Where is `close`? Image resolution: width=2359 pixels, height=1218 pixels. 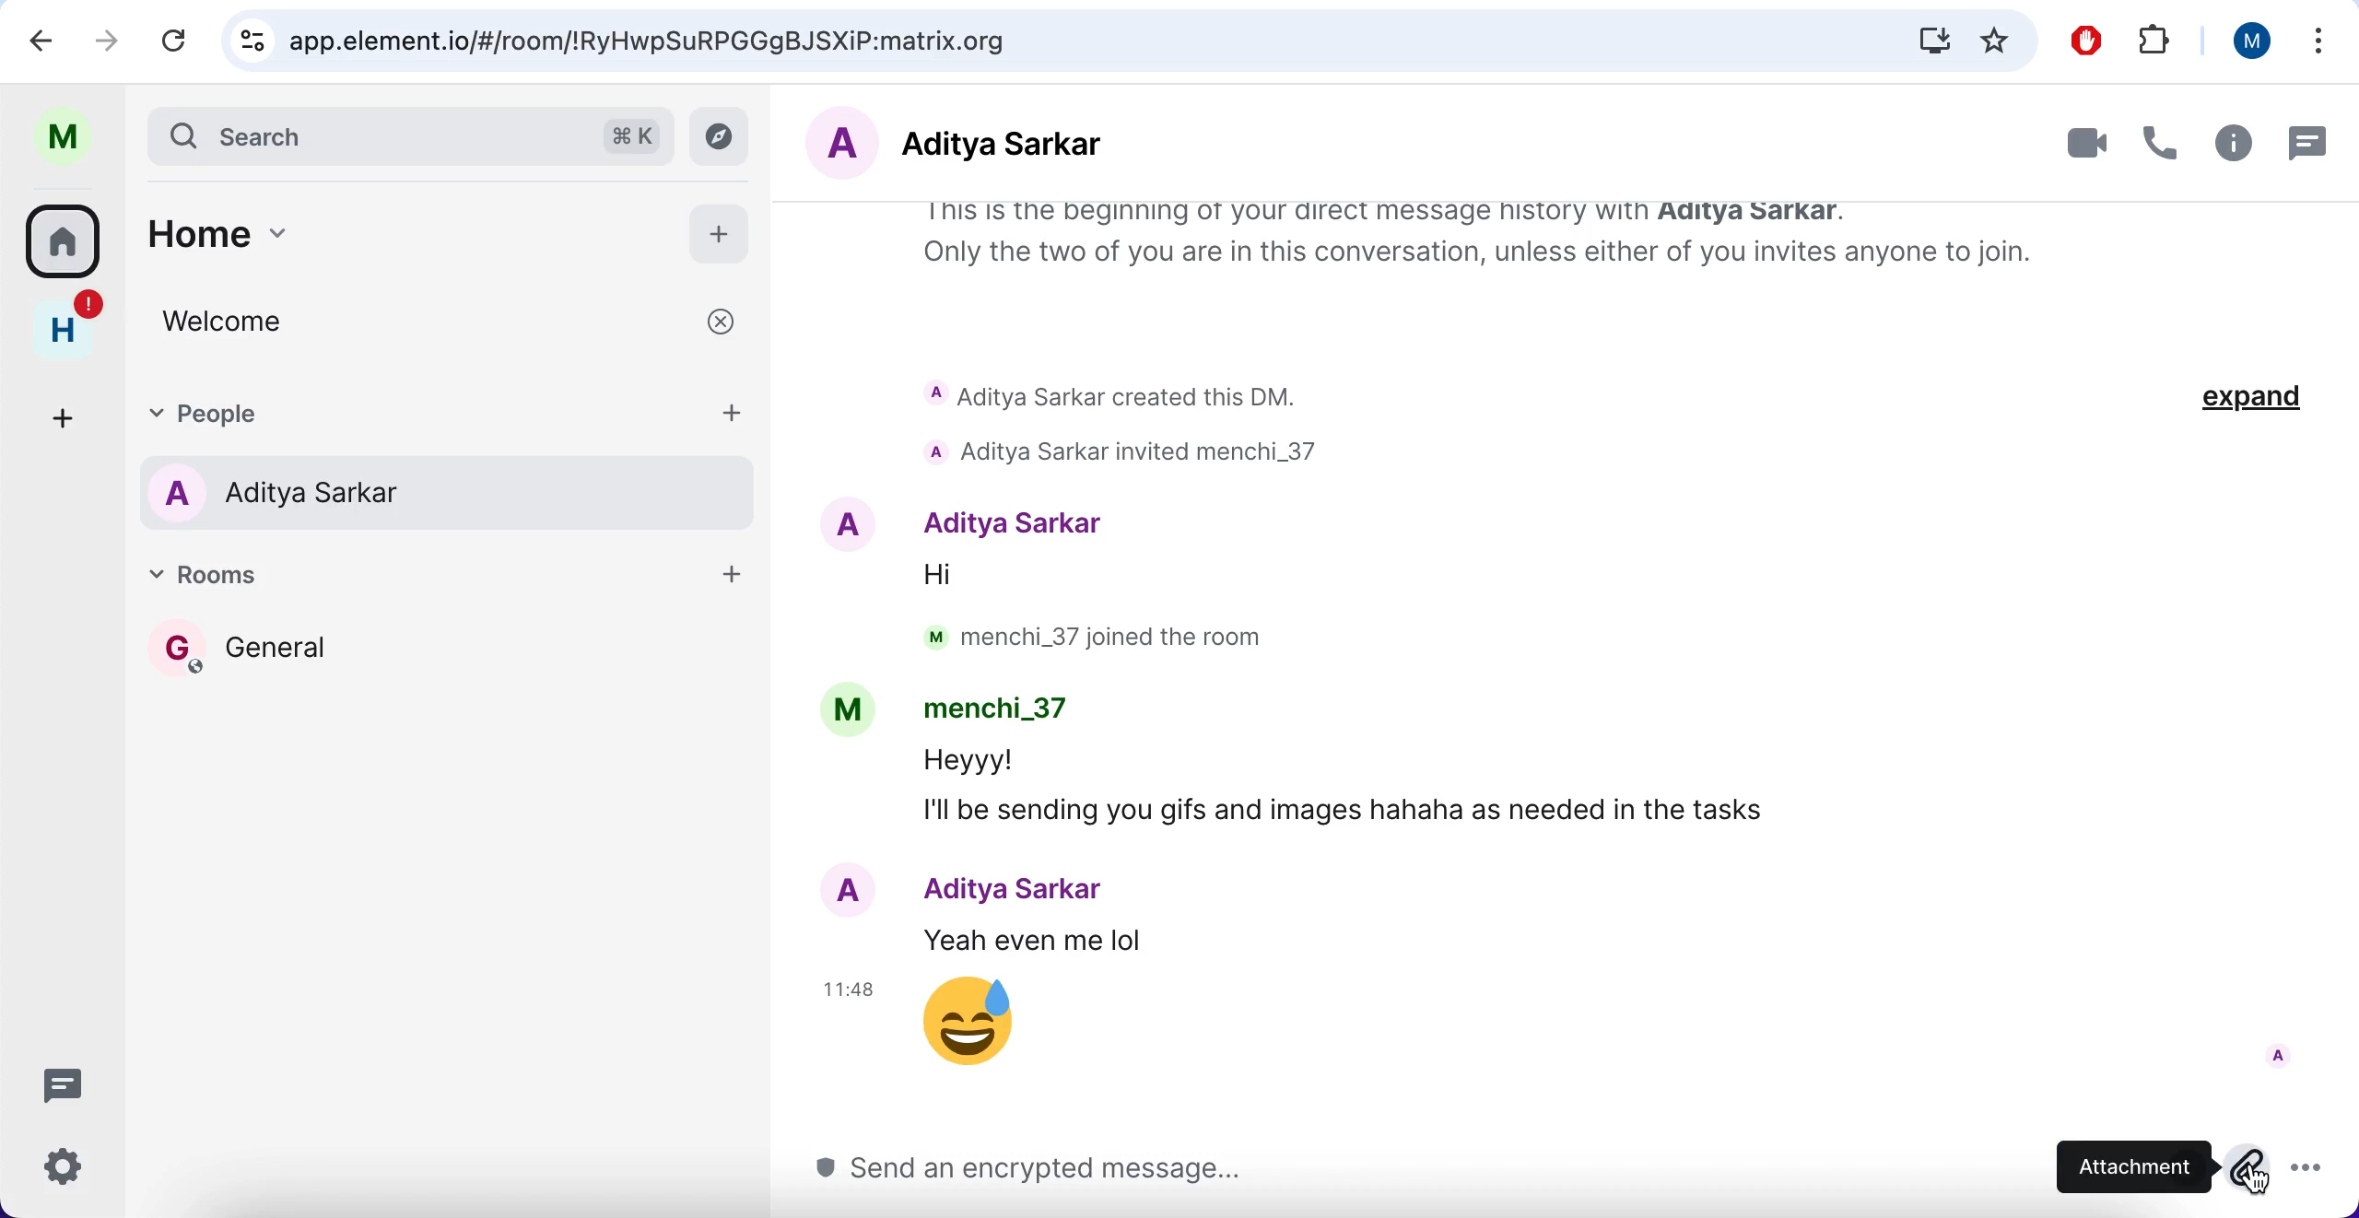 close is located at coordinates (722, 321).